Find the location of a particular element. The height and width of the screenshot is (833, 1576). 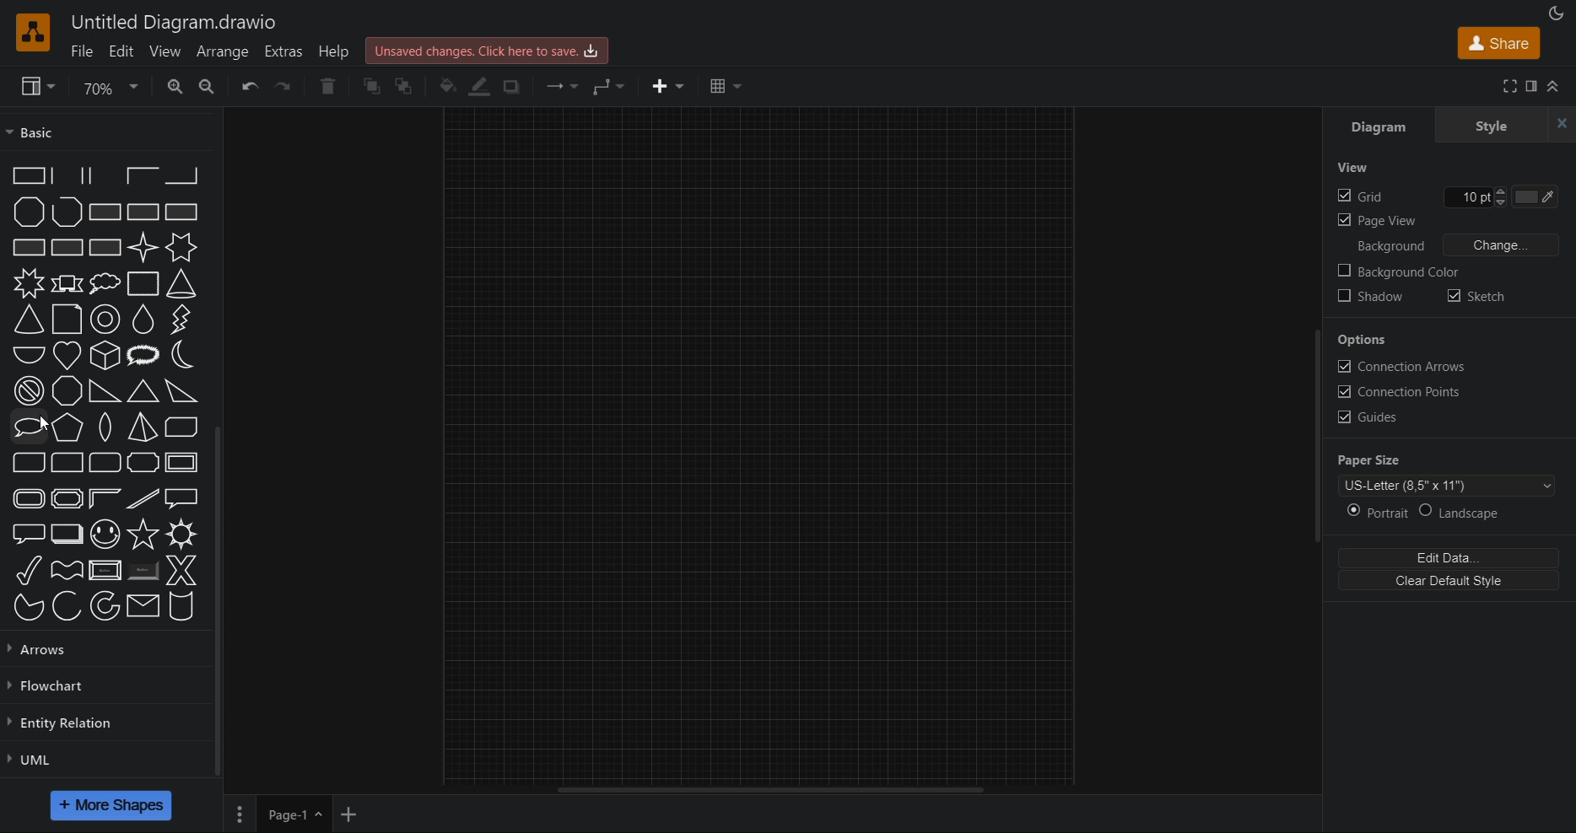

Polygon is located at coordinates (26, 211).